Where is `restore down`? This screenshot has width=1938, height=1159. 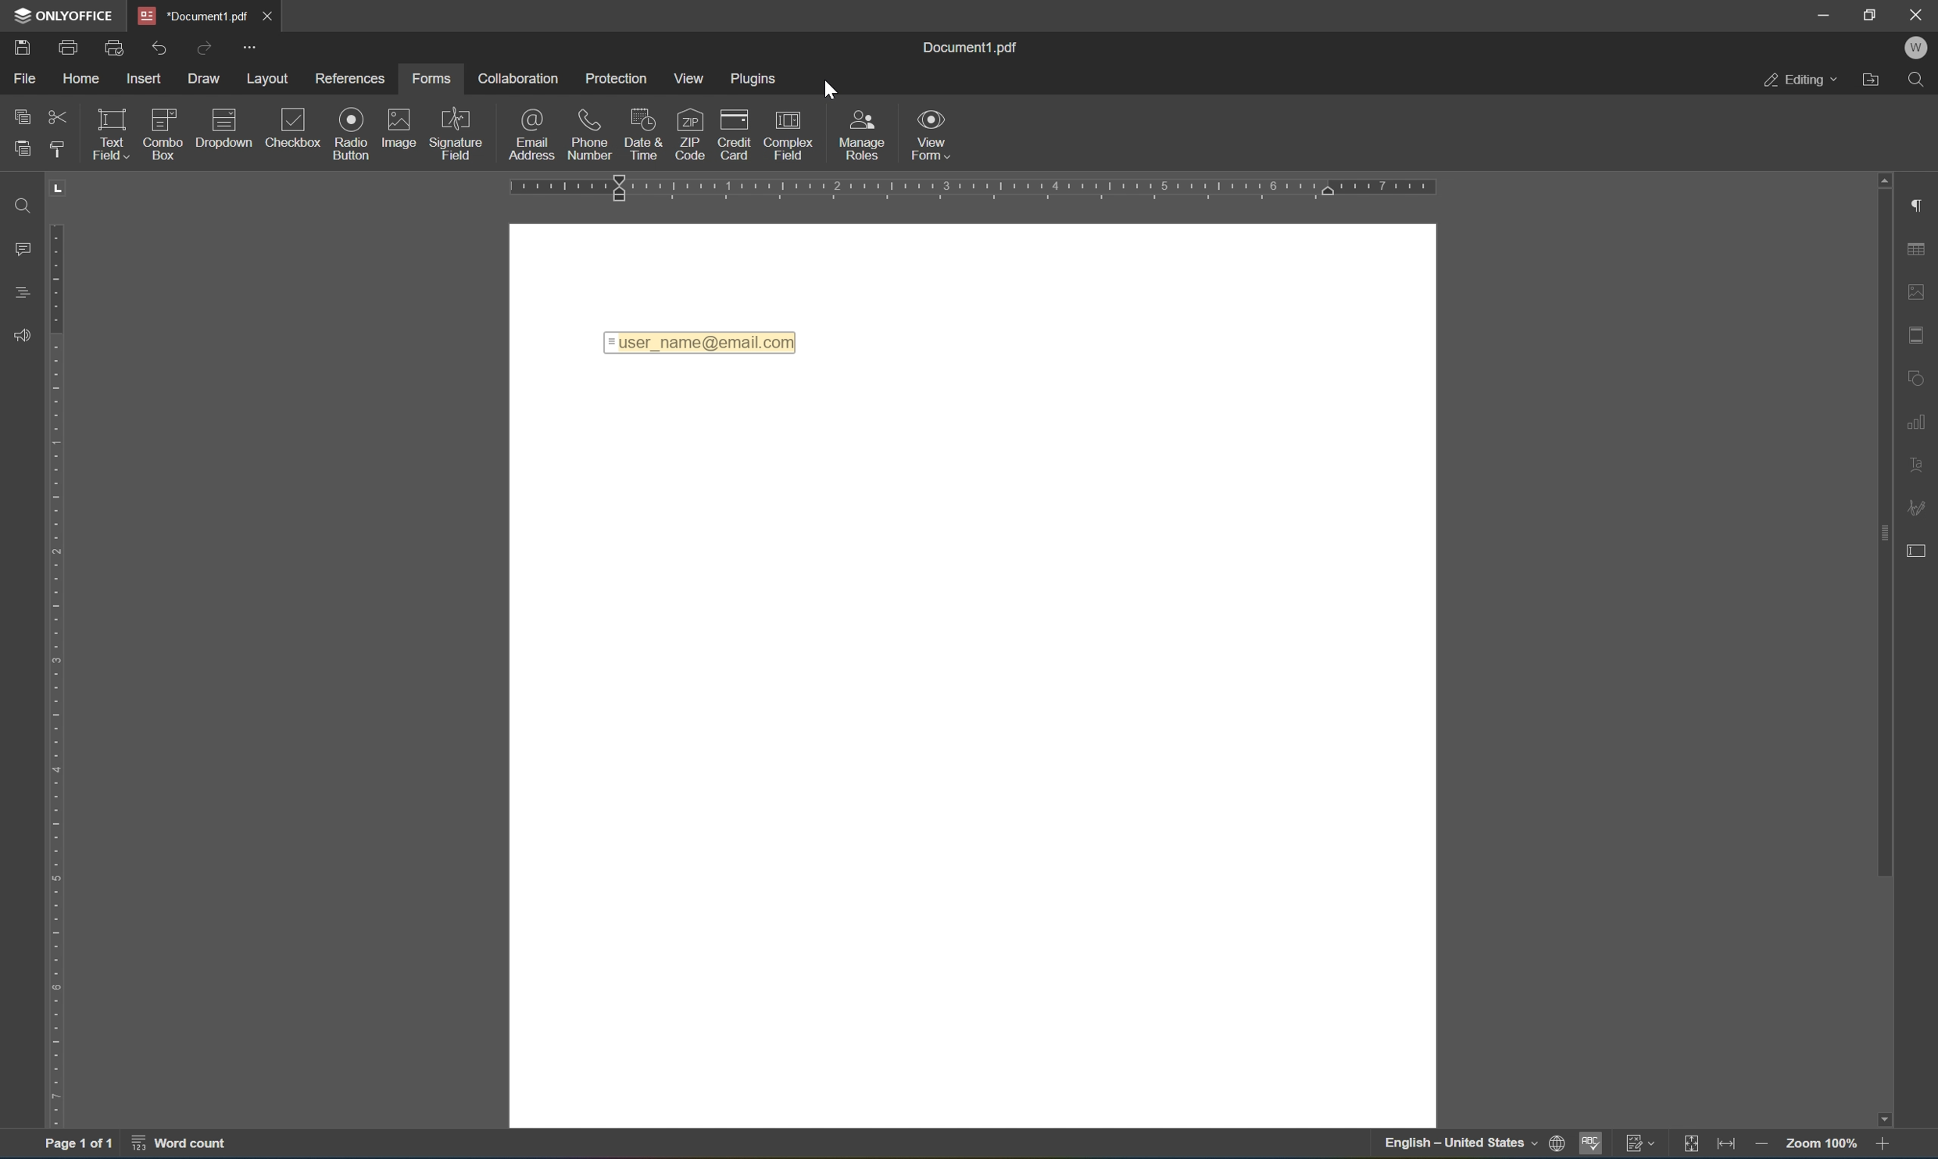 restore down is located at coordinates (1869, 16).